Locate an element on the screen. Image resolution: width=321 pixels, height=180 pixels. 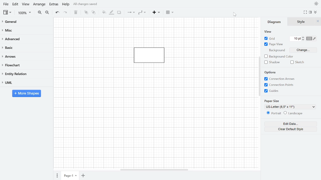
Current diagram is located at coordinates (152, 57).